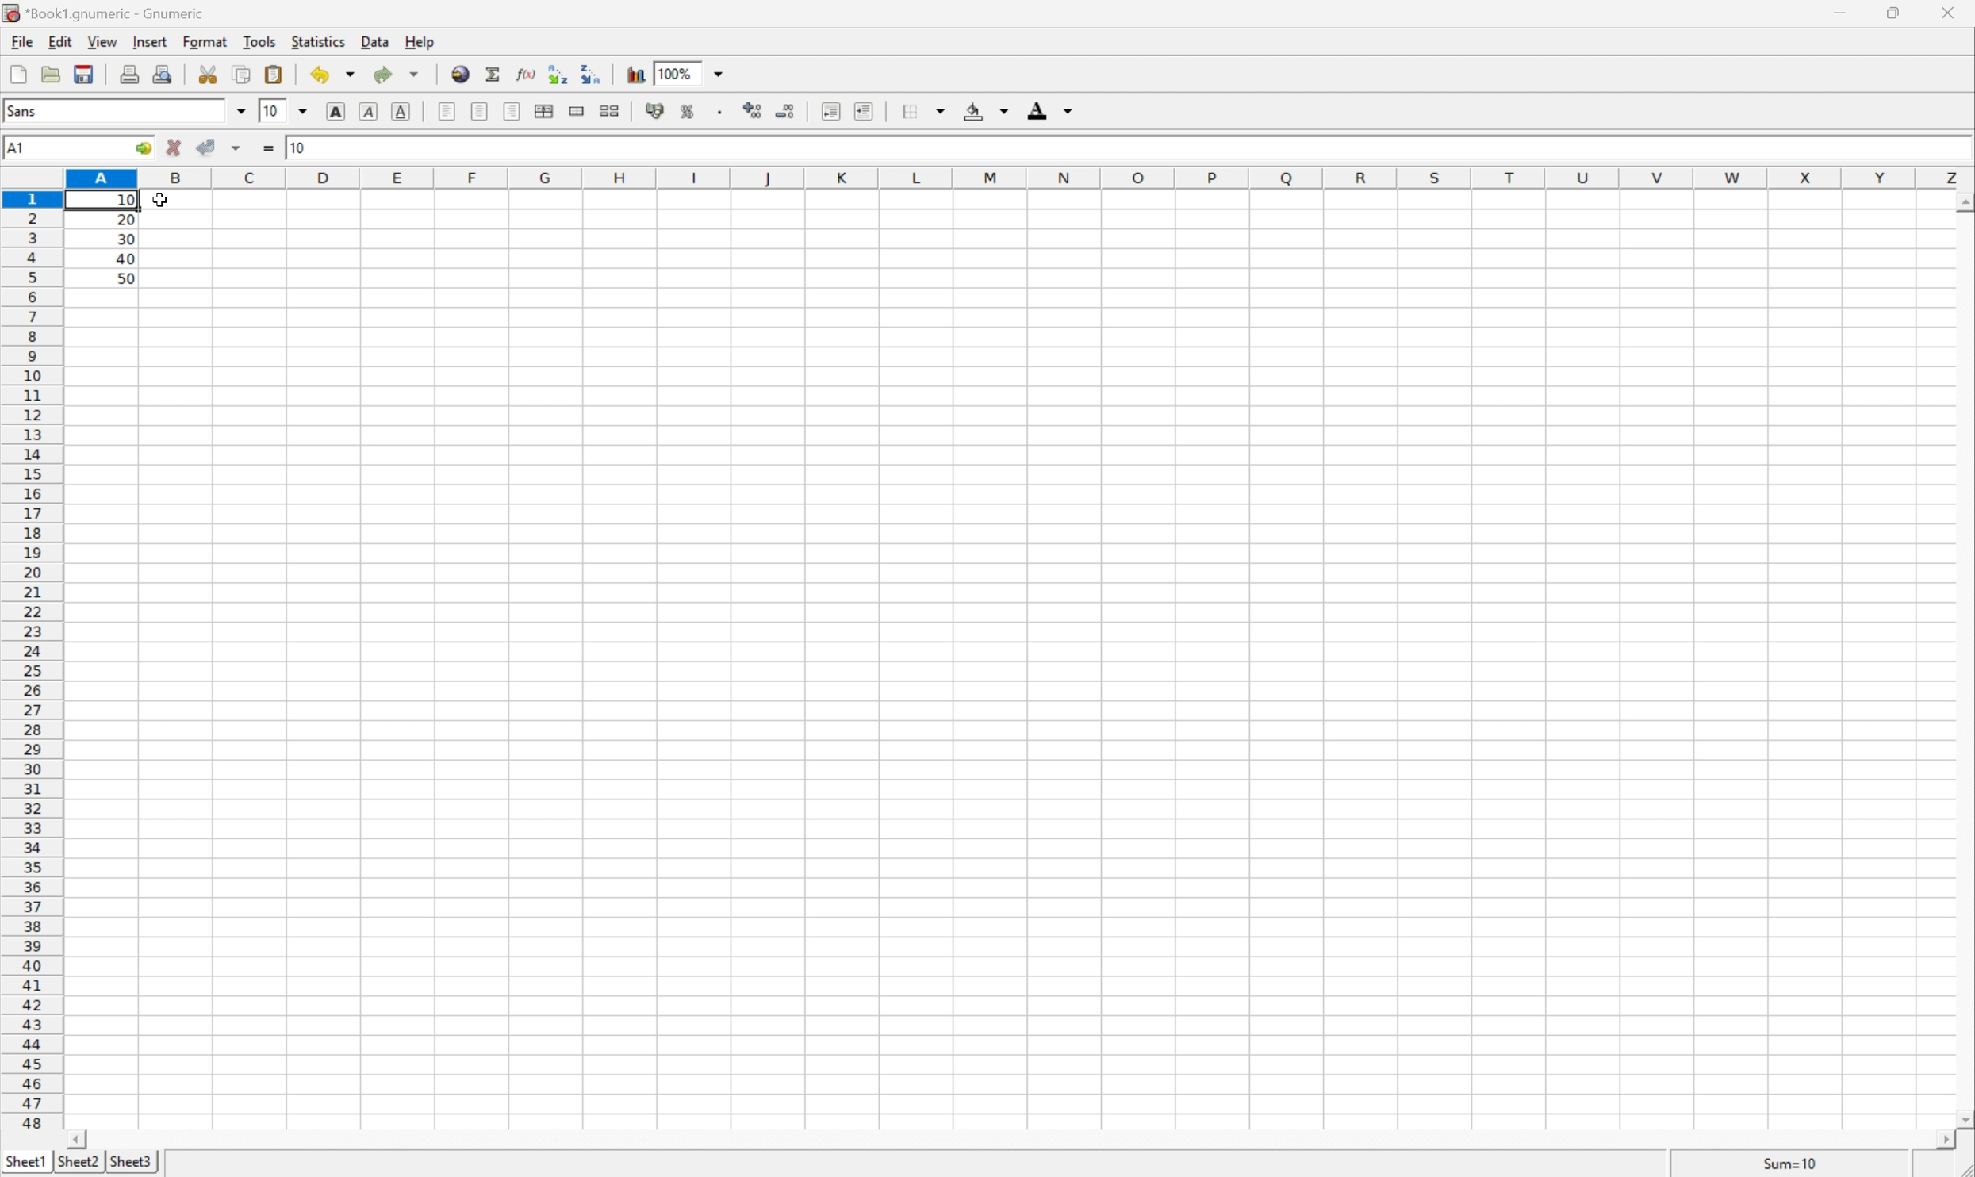 The width and height of the screenshot is (1975, 1177). What do you see at coordinates (102, 40) in the screenshot?
I see `View` at bounding box center [102, 40].